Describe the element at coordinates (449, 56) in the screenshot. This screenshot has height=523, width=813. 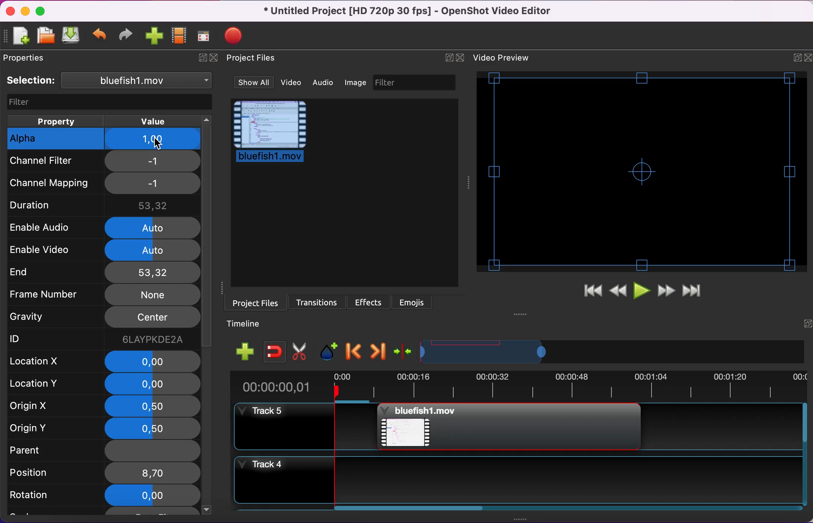
I see `expand/hide` at that location.